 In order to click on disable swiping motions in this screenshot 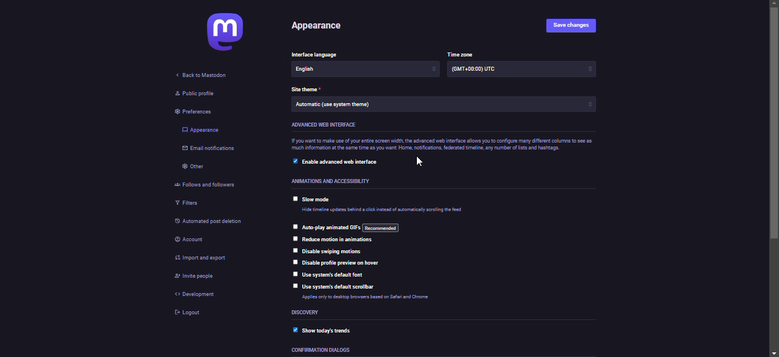, I will do `click(333, 251)`.